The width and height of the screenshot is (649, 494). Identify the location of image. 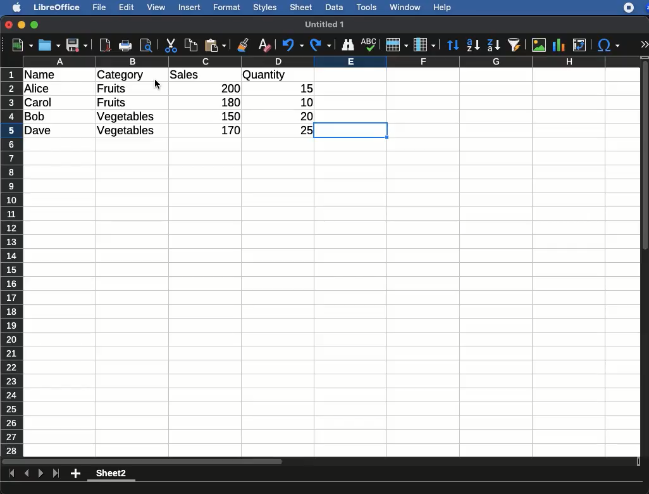
(540, 45).